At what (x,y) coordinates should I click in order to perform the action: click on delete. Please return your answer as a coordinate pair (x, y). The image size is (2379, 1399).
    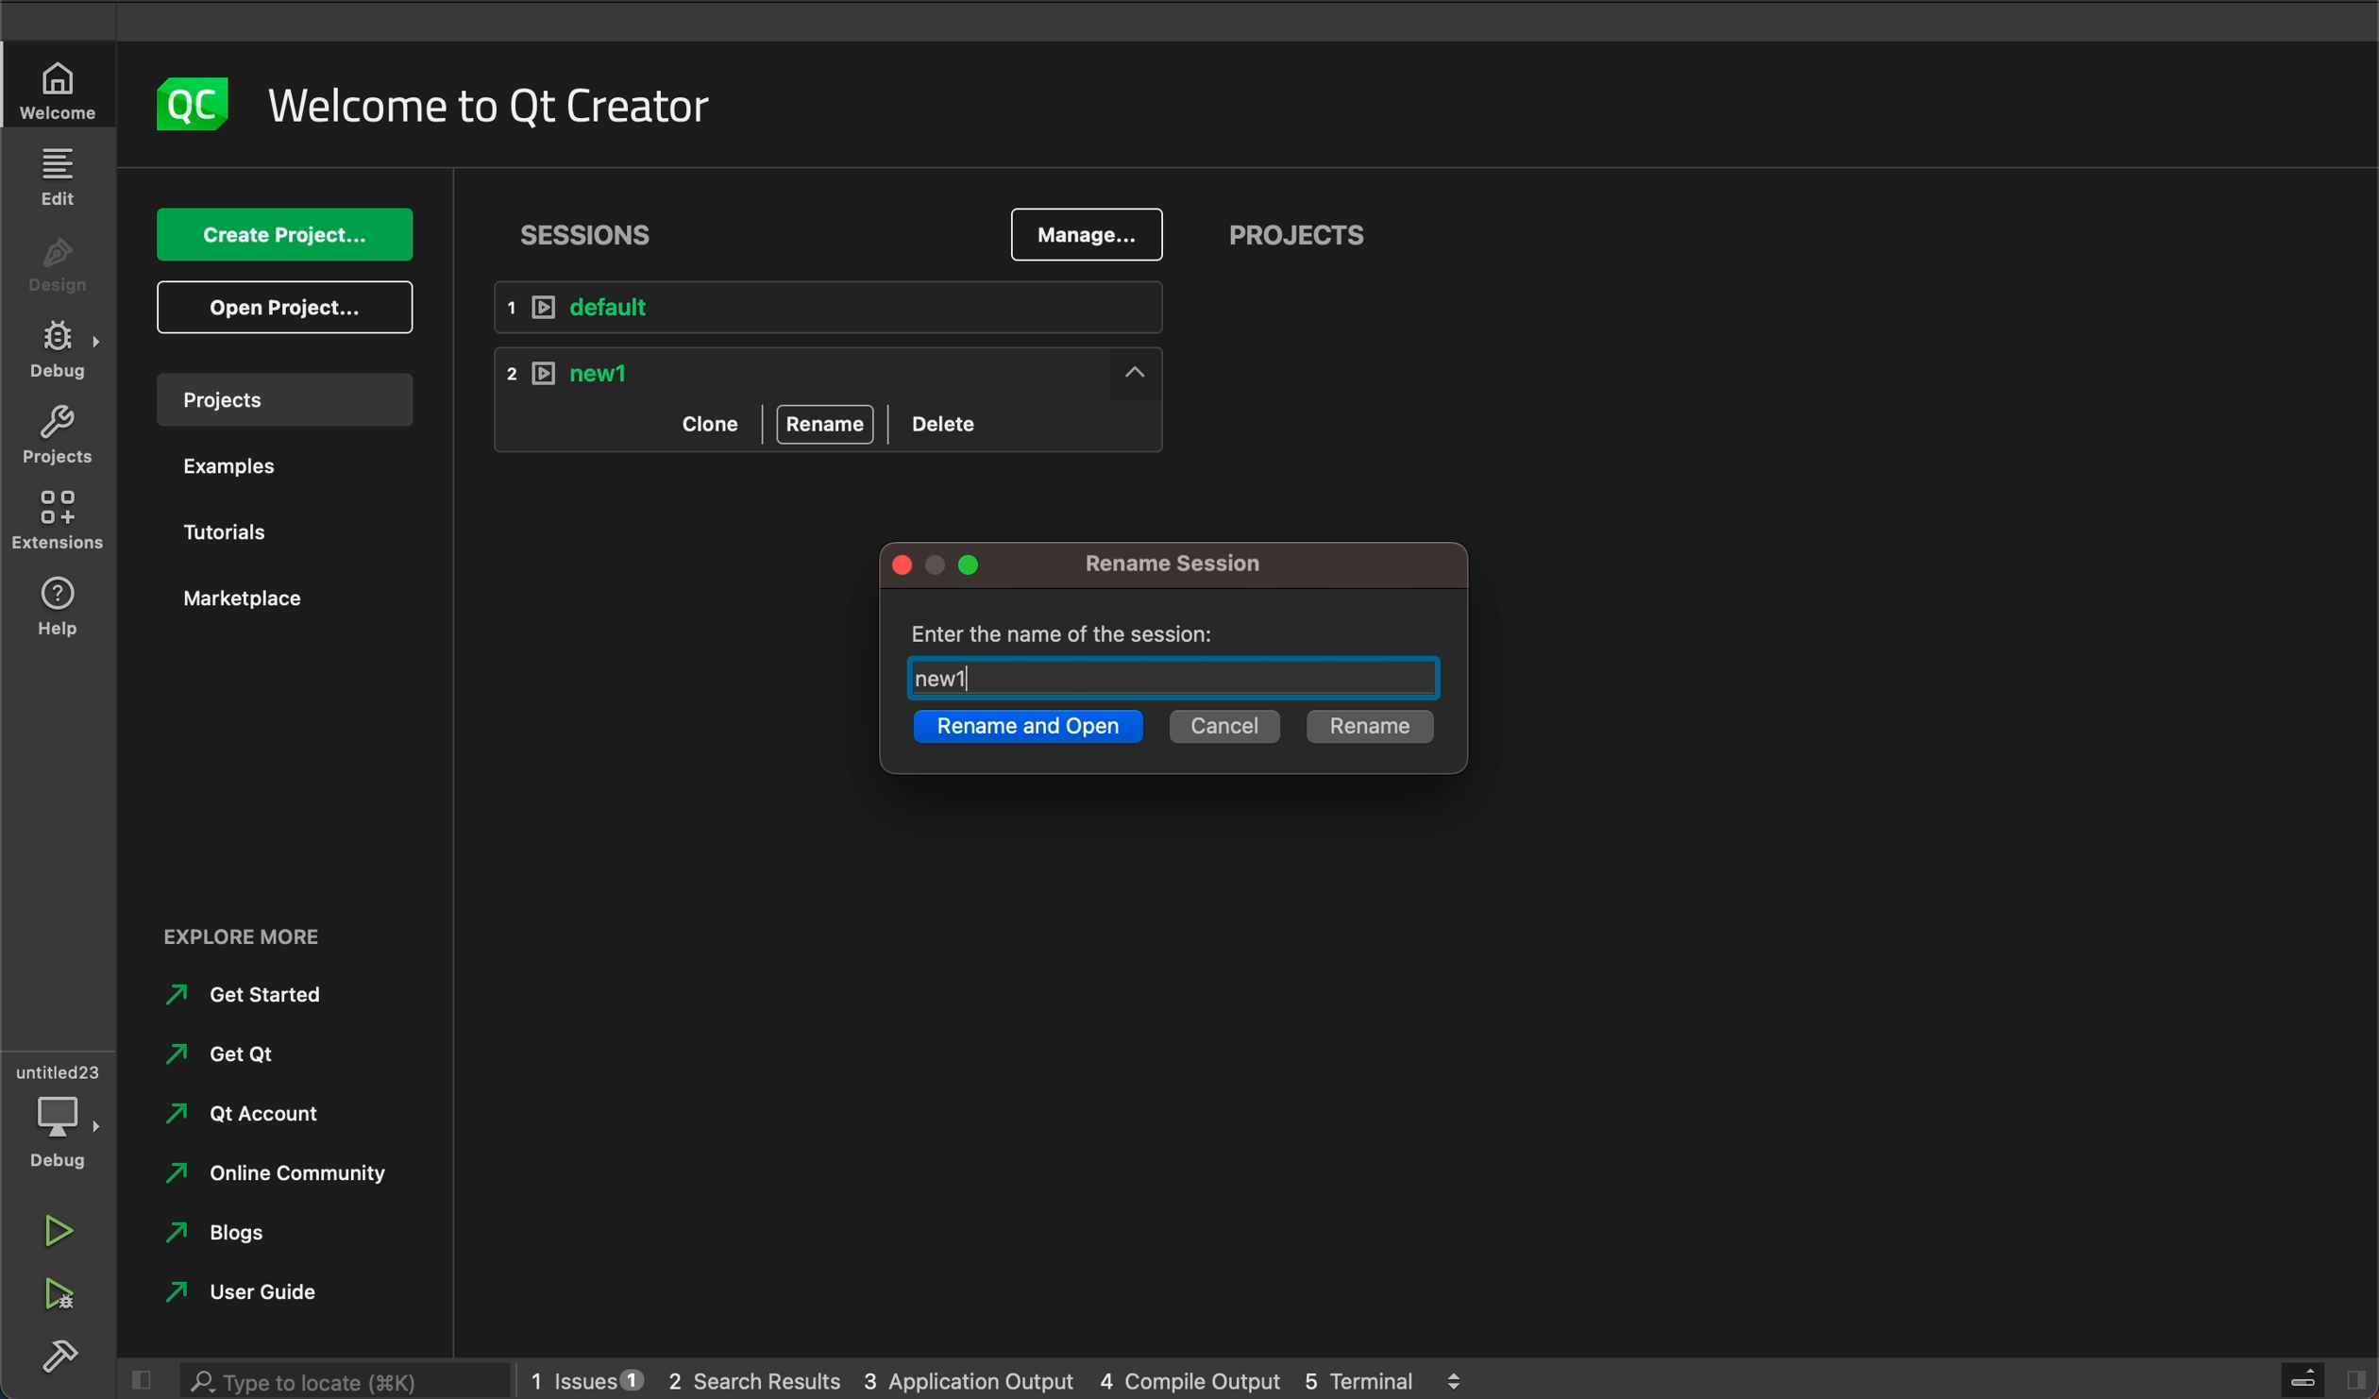
    Looking at the image, I should click on (949, 420).